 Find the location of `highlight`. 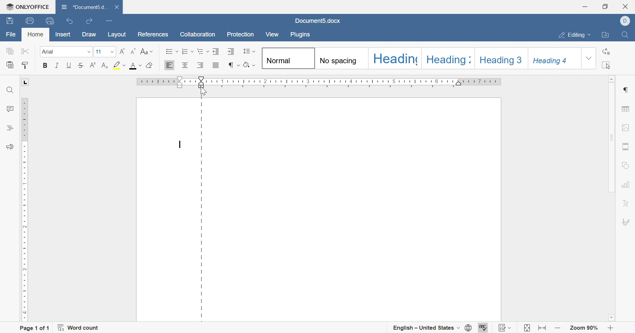

highlight is located at coordinates (119, 65).